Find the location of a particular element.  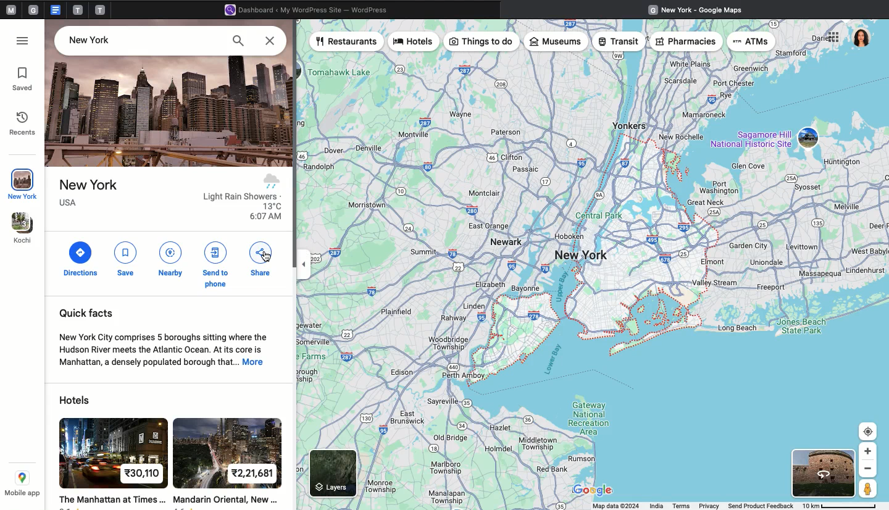

Wordpress is located at coordinates (311, 10).